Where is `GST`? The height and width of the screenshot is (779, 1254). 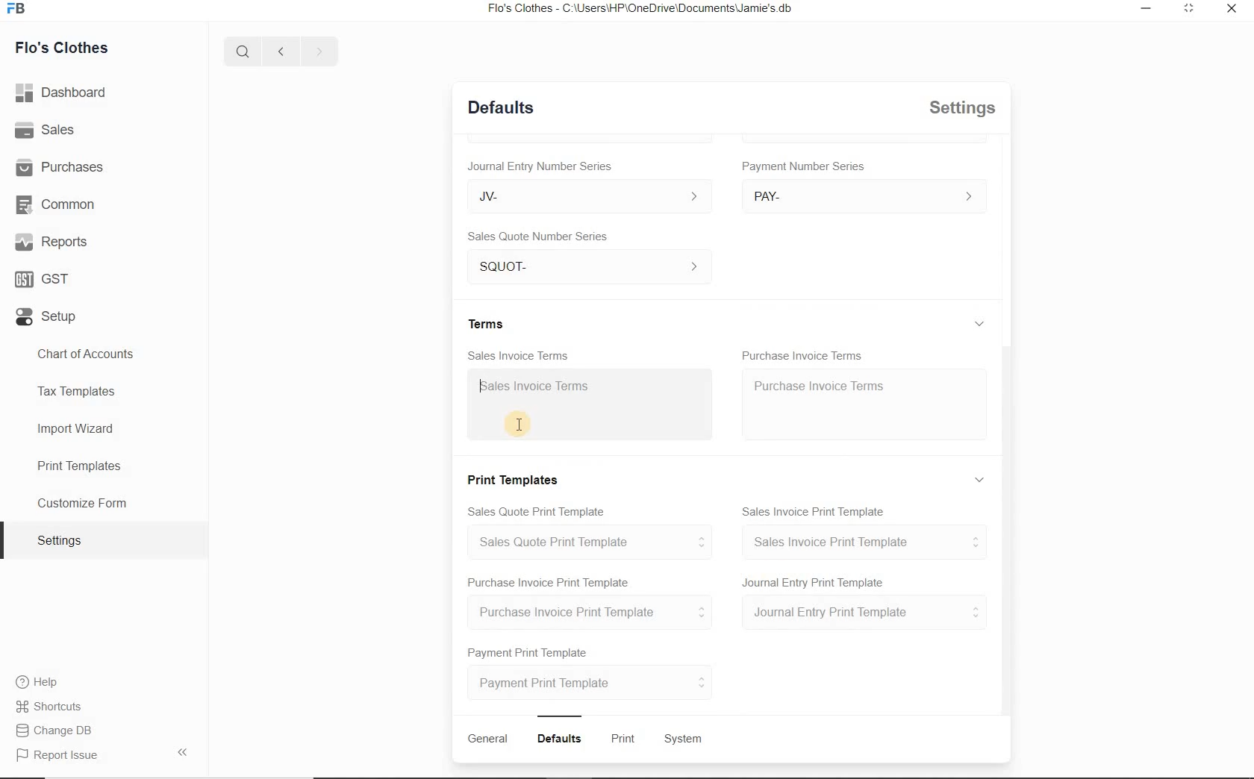
GST is located at coordinates (43, 279).